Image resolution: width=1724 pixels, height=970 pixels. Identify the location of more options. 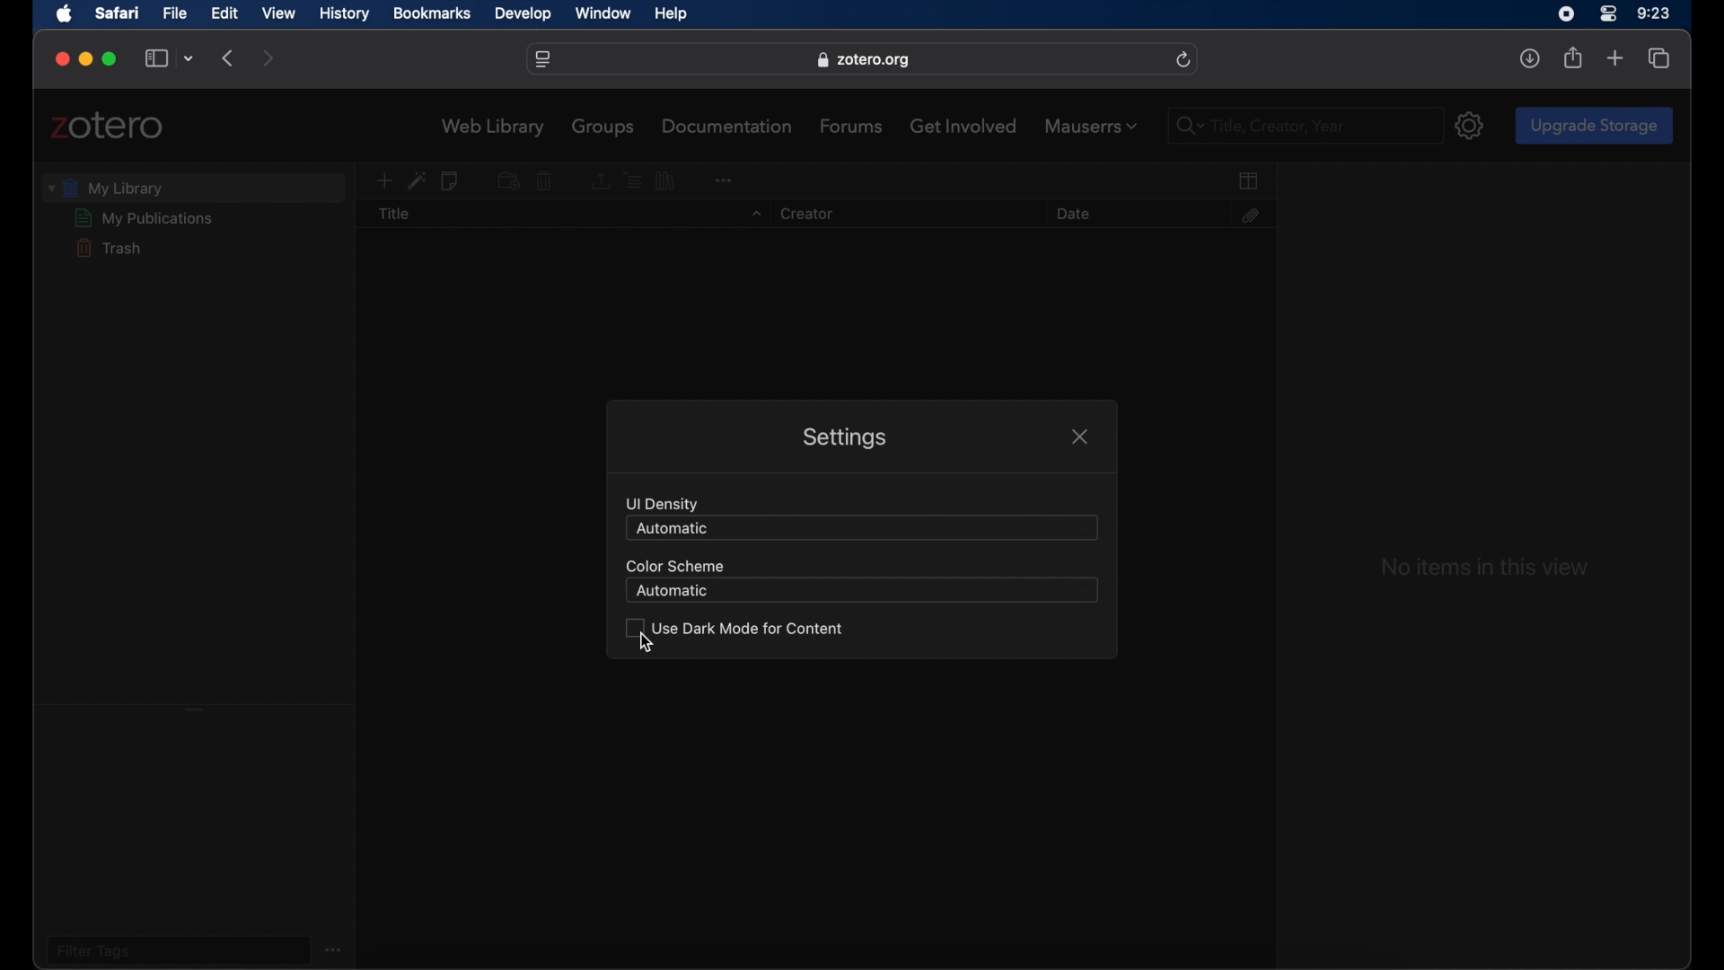
(723, 178).